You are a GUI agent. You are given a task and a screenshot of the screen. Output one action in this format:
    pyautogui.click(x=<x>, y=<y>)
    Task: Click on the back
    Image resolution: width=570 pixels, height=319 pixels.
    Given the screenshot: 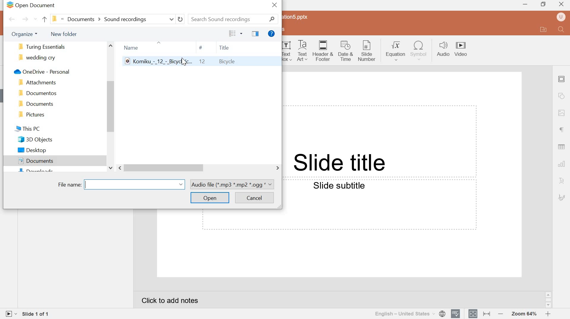 What is the action you would take?
    pyautogui.click(x=12, y=19)
    